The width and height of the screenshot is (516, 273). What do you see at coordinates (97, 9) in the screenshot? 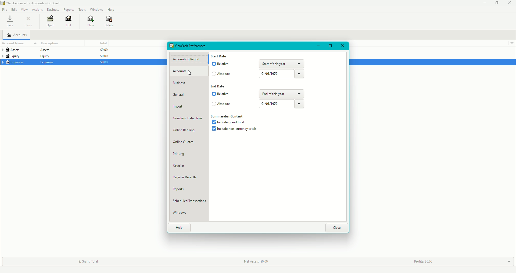
I see `Windows` at bounding box center [97, 9].